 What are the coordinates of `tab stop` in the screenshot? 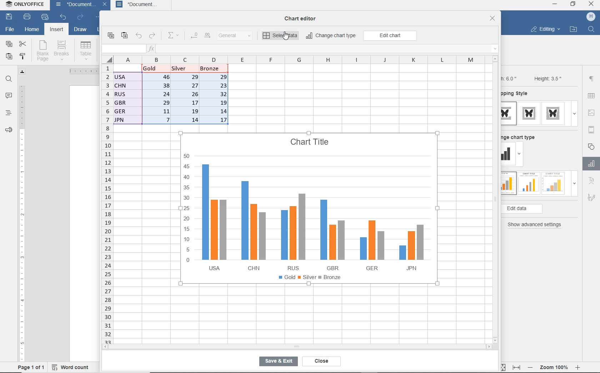 It's located at (22, 71).